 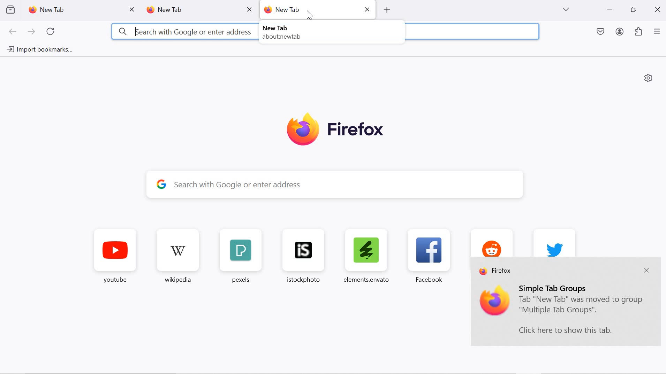 What do you see at coordinates (490, 242) in the screenshot?
I see `reddit favorite` at bounding box center [490, 242].